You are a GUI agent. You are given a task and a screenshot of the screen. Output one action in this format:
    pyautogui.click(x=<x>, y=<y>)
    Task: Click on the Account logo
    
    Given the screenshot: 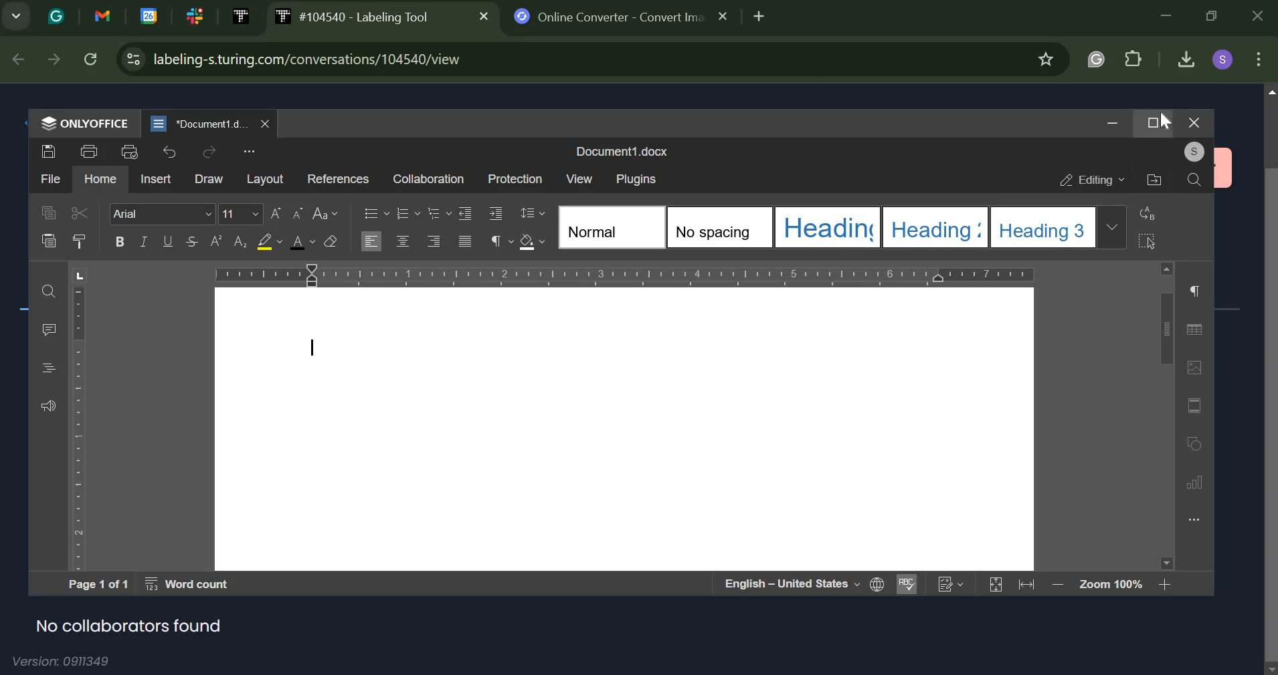 What is the action you would take?
    pyautogui.click(x=1222, y=58)
    